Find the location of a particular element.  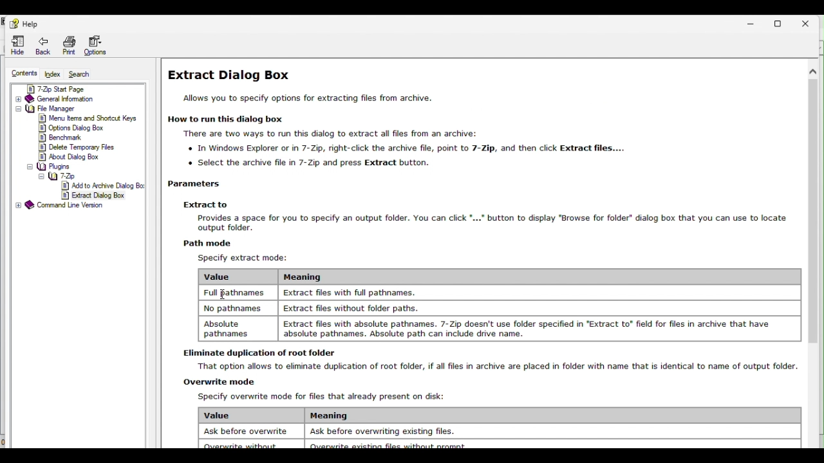

search is located at coordinates (84, 75).